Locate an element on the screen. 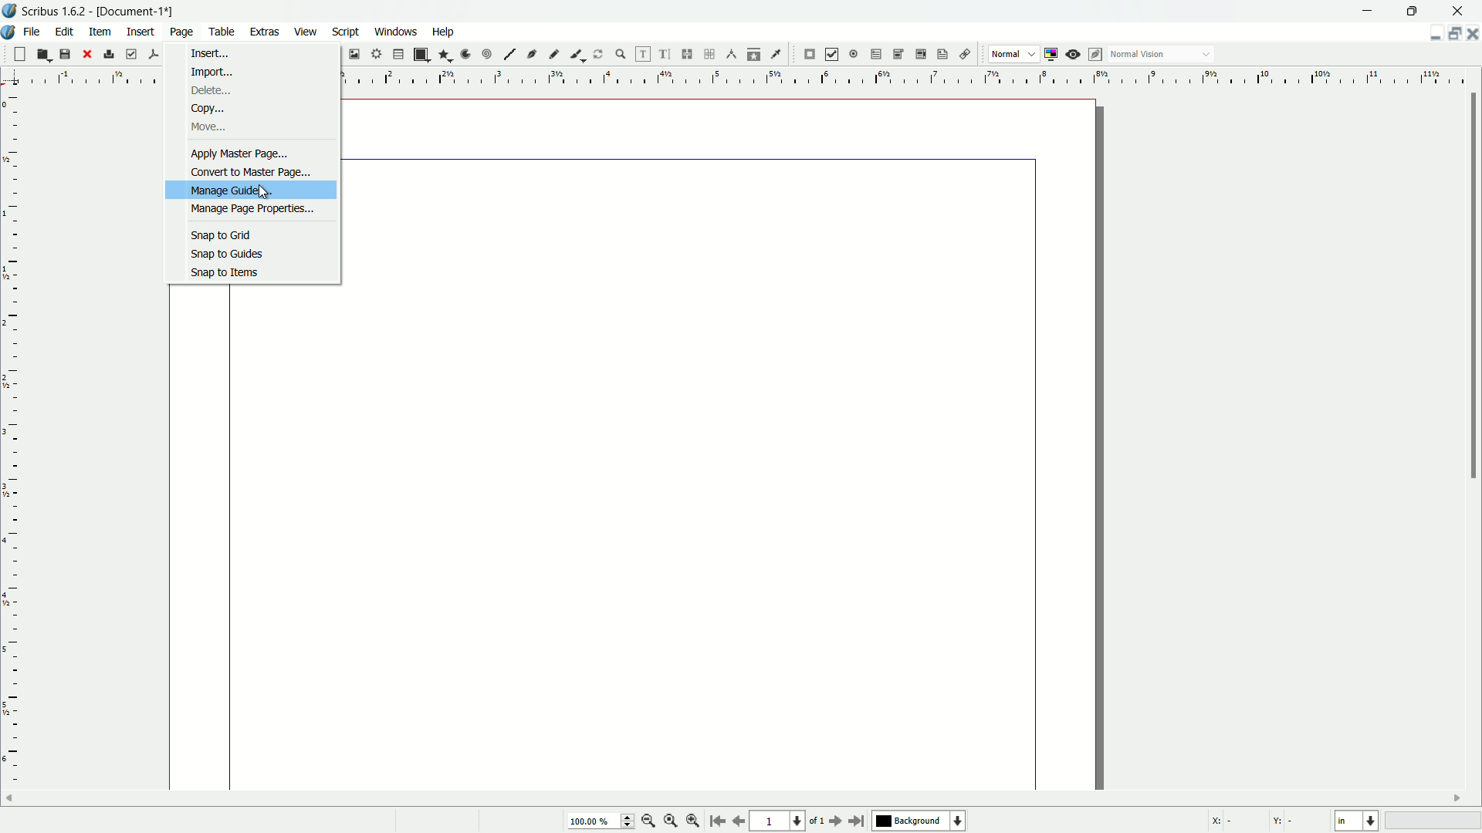  edit text with story editor is located at coordinates (665, 55).